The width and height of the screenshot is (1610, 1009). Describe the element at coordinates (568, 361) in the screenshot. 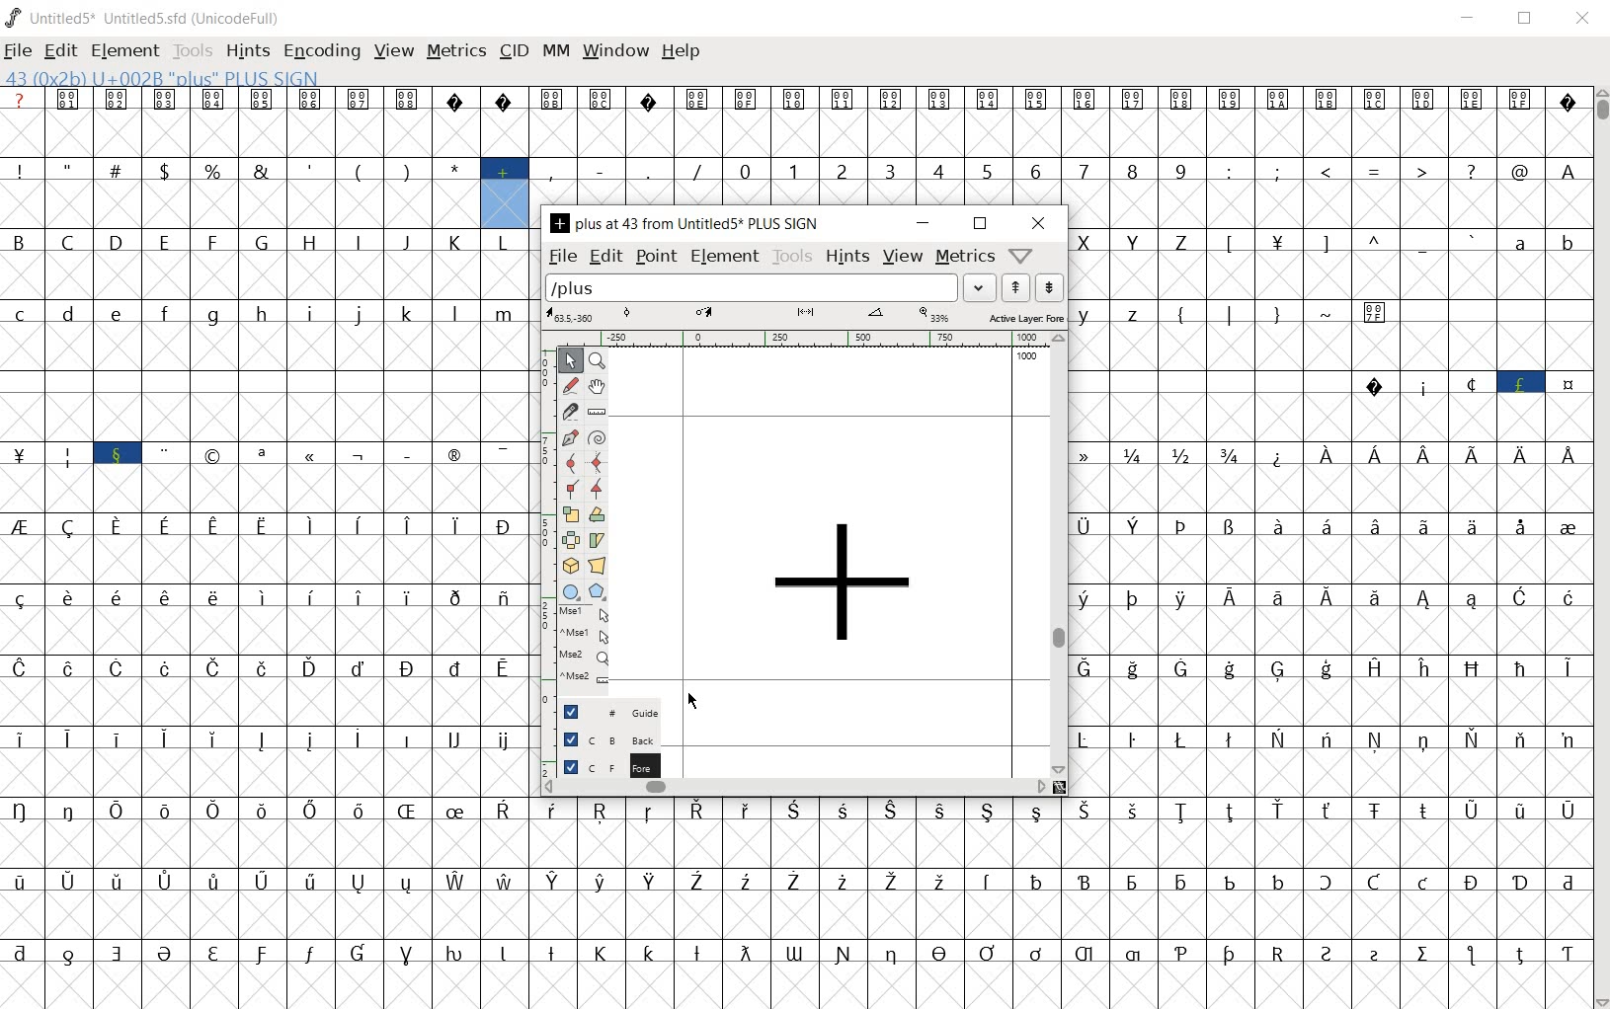

I see `POINTER` at that location.